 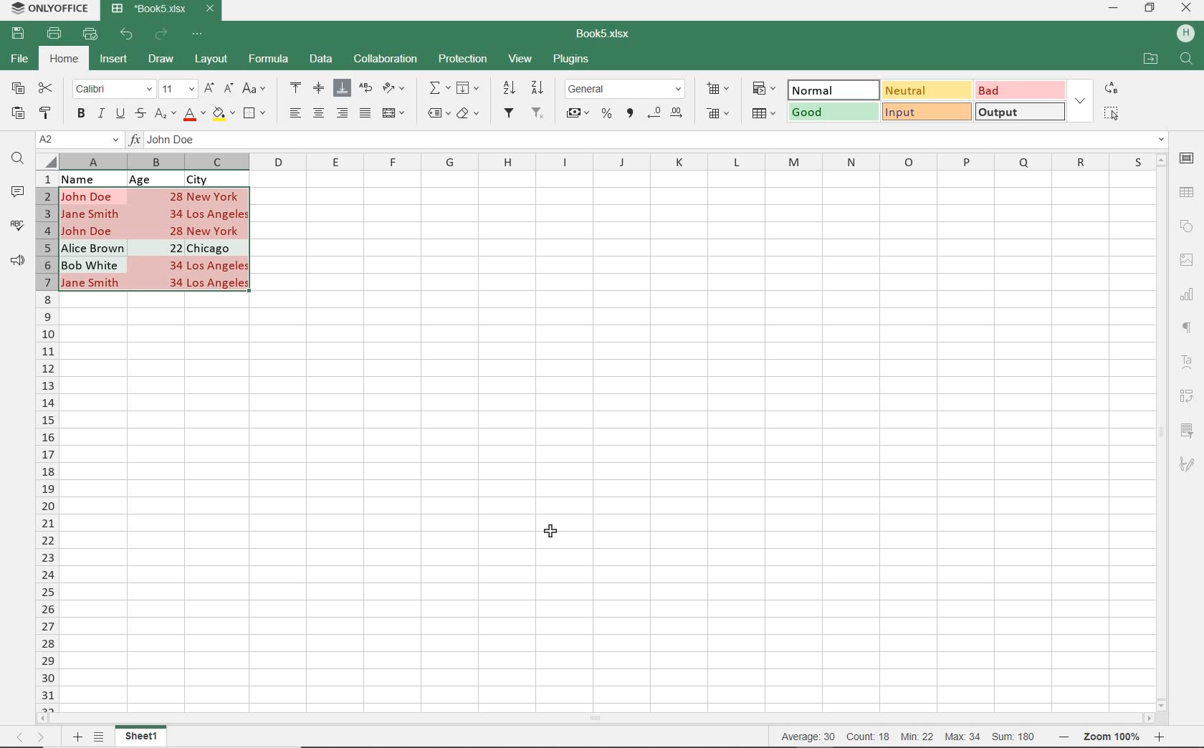 I want to click on SHAPE, so click(x=1186, y=226).